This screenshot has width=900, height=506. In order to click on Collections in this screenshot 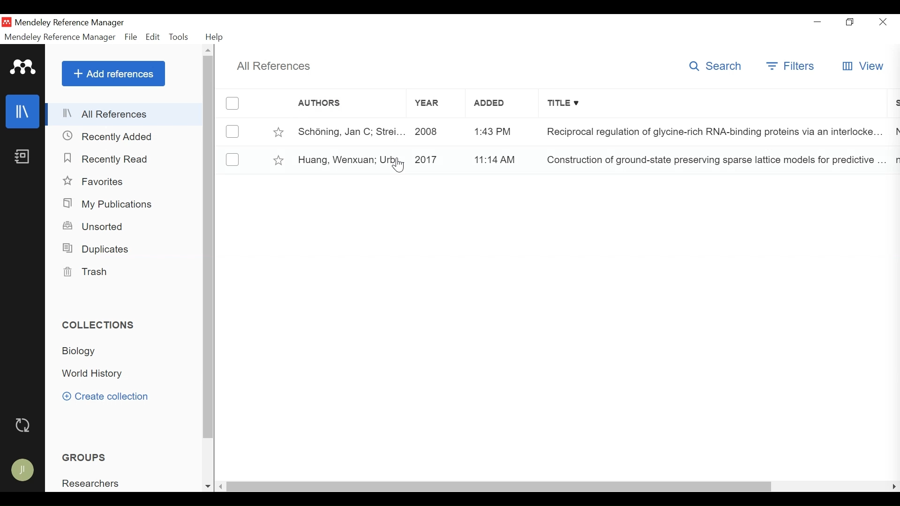, I will do `click(99, 325)`.